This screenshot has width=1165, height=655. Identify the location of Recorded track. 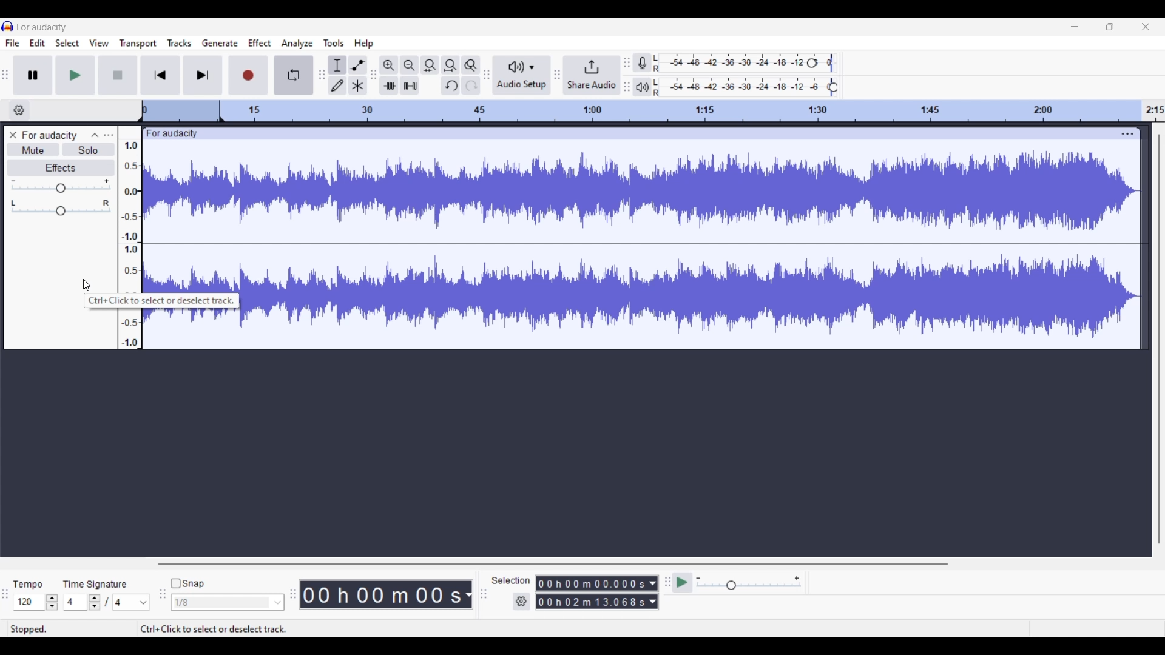
(691, 244).